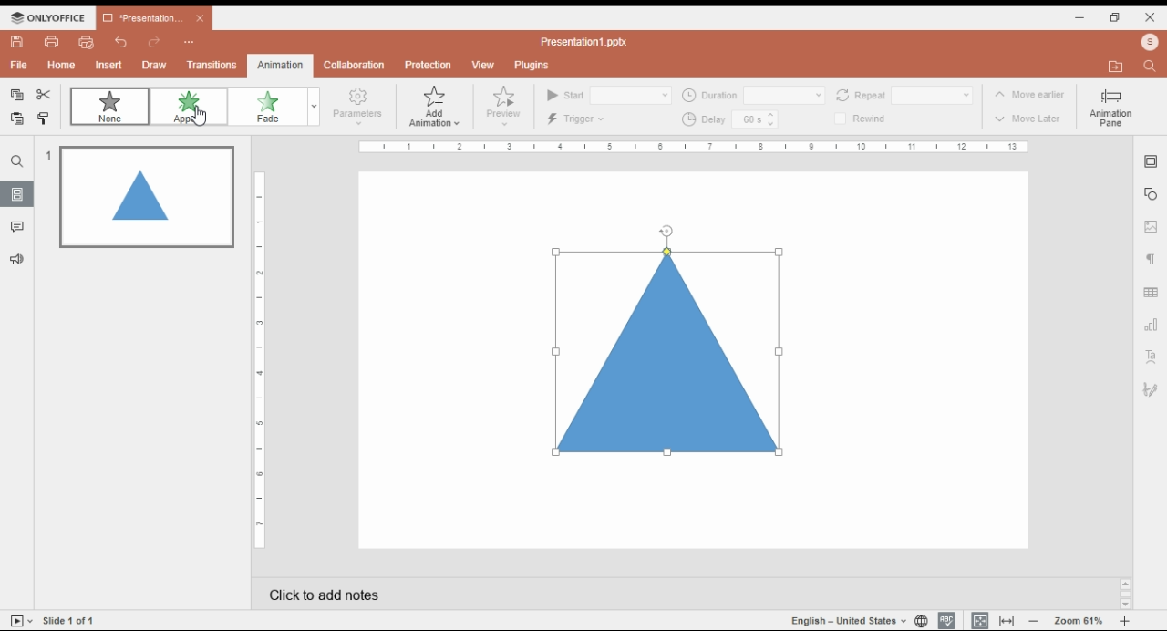  What do you see at coordinates (631, 94) in the screenshot?
I see `input start time` at bounding box center [631, 94].